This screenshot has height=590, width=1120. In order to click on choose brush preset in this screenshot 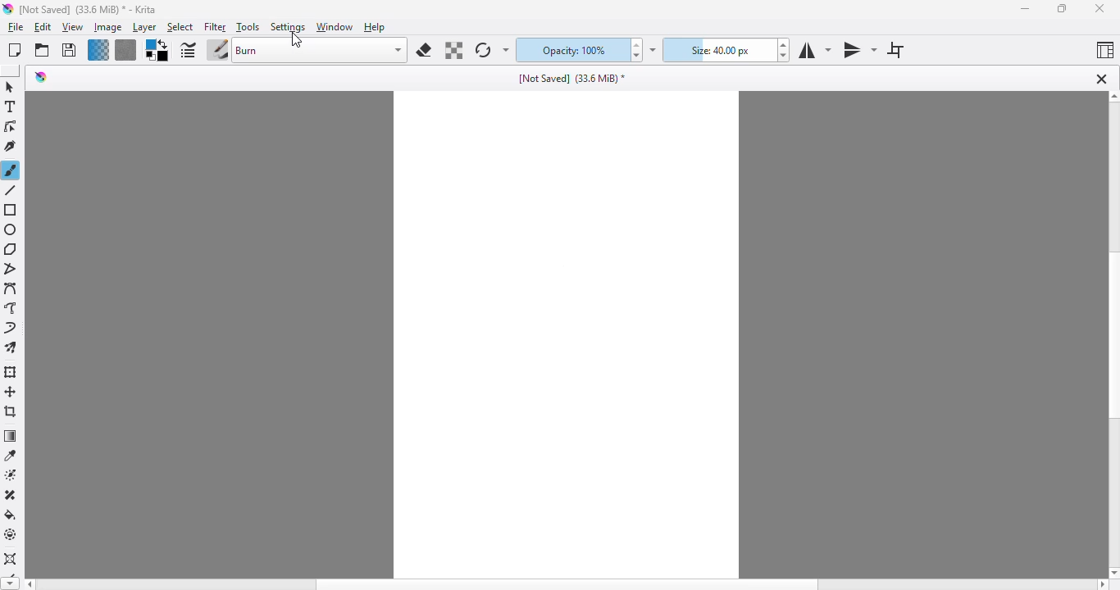, I will do `click(217, 51)`.